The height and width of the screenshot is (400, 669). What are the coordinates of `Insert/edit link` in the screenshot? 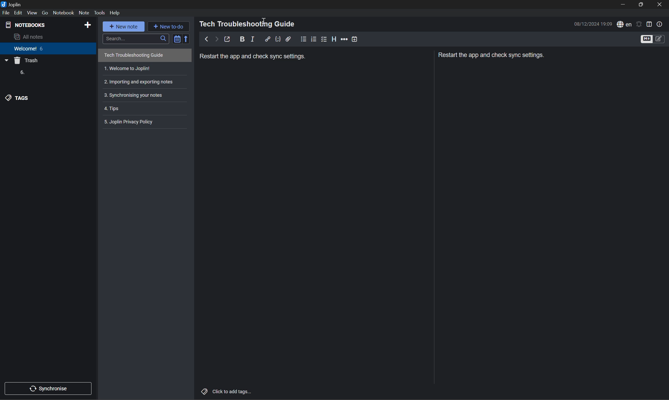 It's located at (267, 39).